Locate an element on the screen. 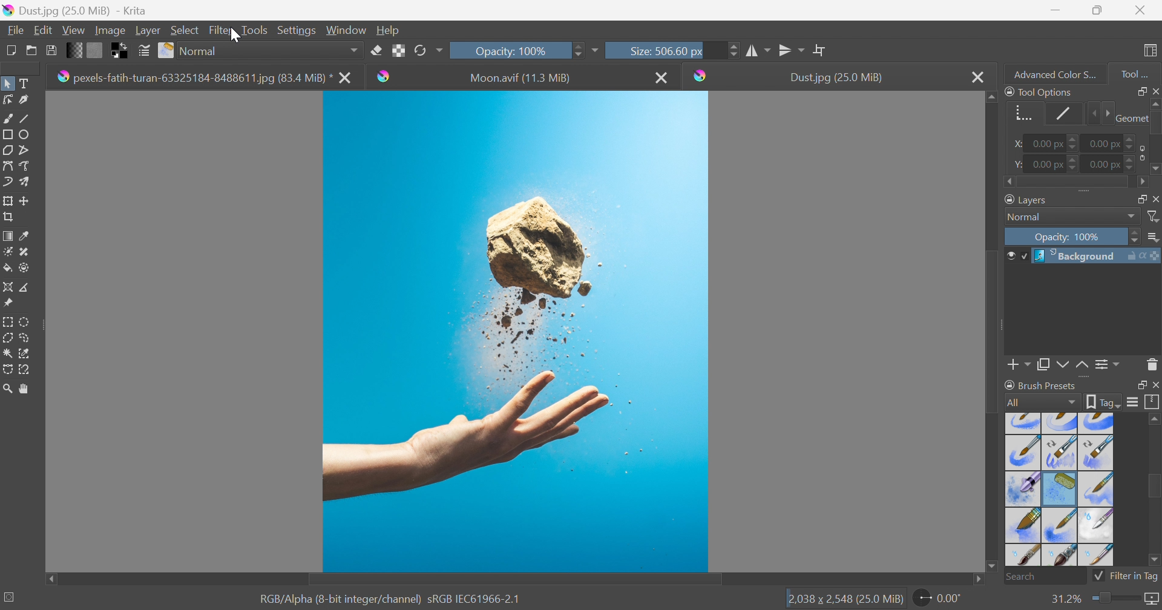 The width and height of the screenshot is (1162, 610). Scroll Bar is located at coordinates (1154, 488).